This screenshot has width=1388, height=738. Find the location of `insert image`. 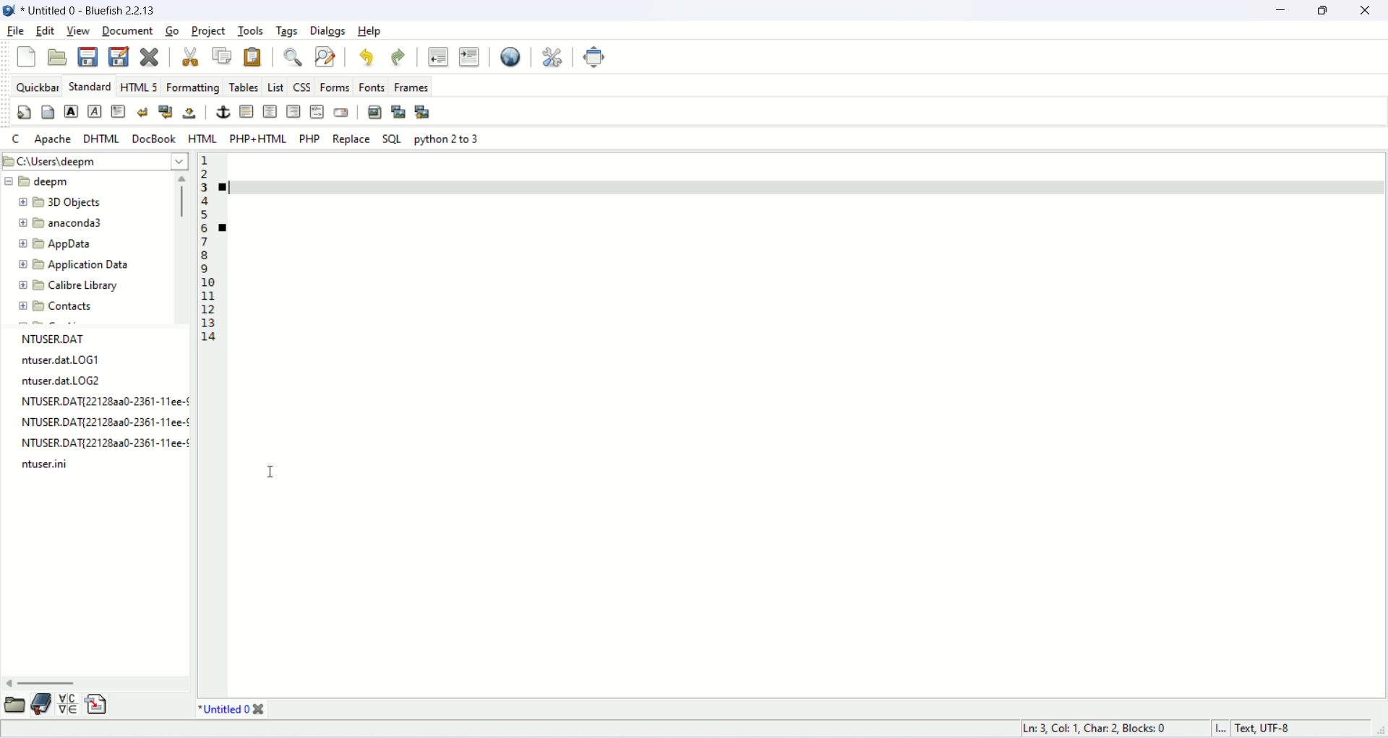

insert image is located at coordinates (376, 110).